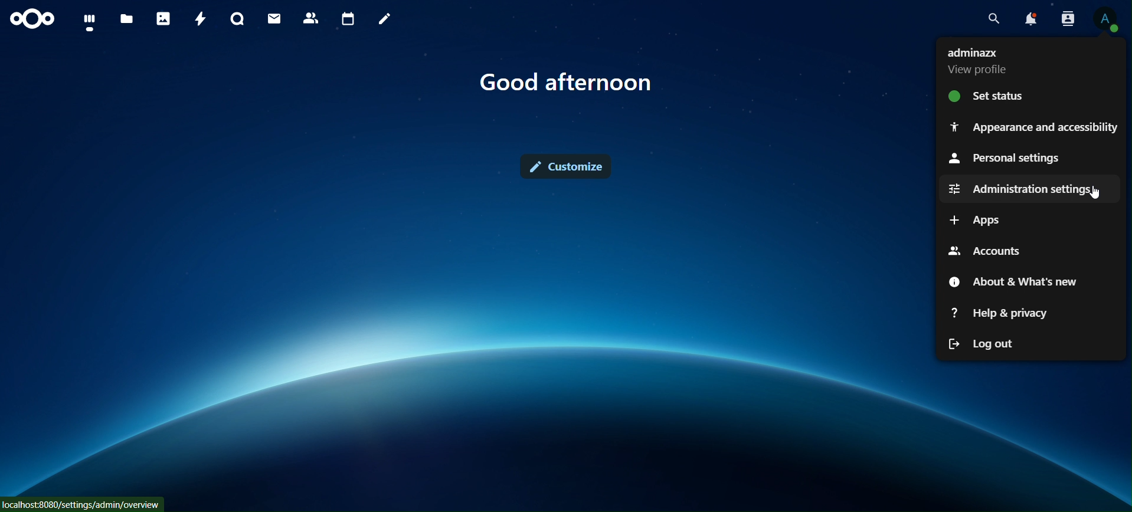 The image size is (1132, 512). Describe the element at coordinates (162, 20) in the screenshot. I see `photos` at that location.